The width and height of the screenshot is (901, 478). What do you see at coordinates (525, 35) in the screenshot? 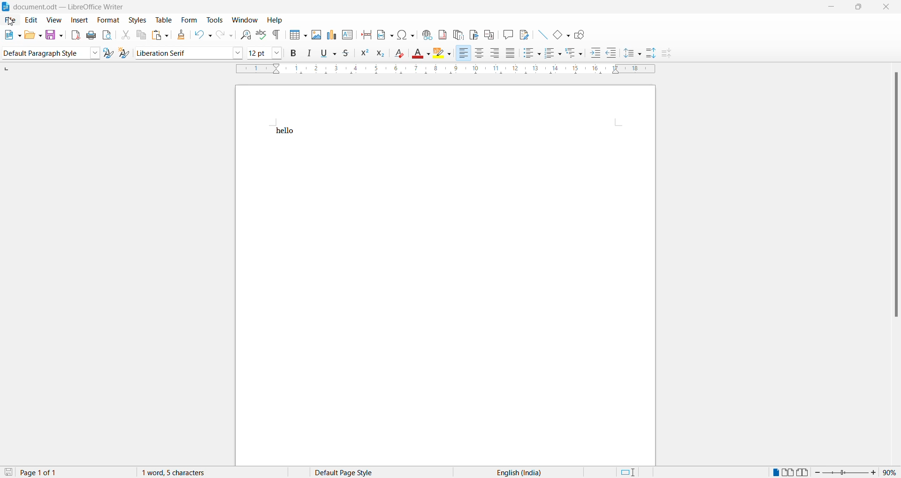
I see `Show track changes function` at bounding box center [525, 35].